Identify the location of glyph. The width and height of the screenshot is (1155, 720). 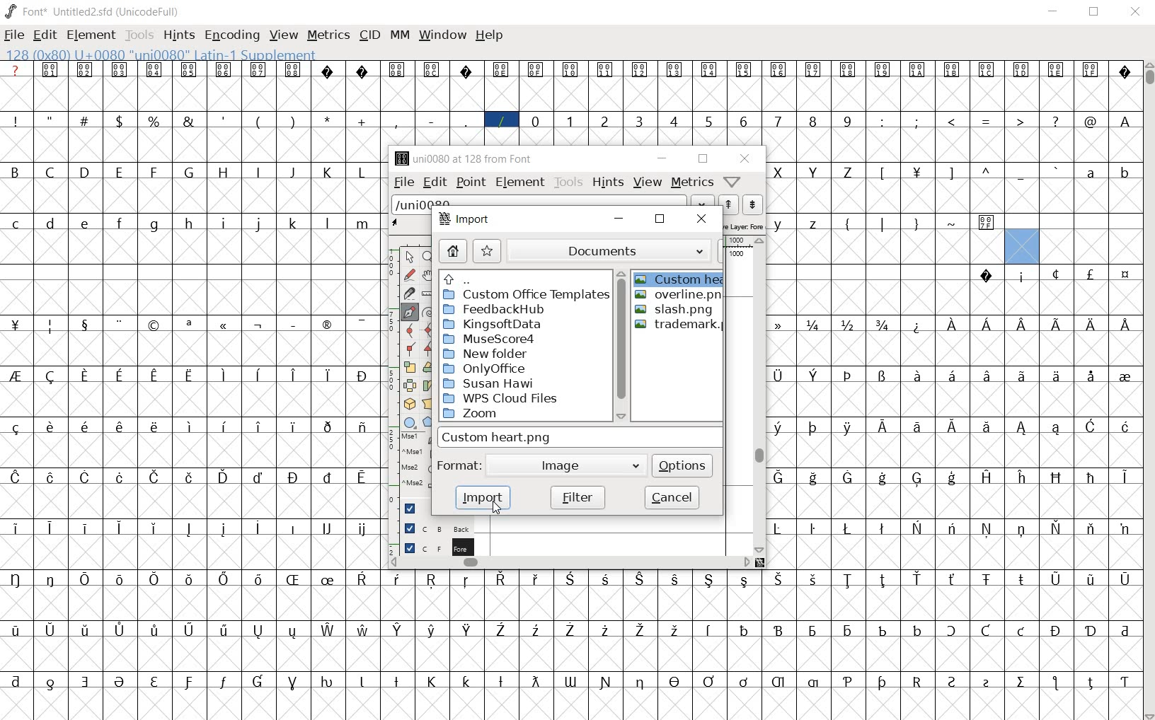
(916, 173).